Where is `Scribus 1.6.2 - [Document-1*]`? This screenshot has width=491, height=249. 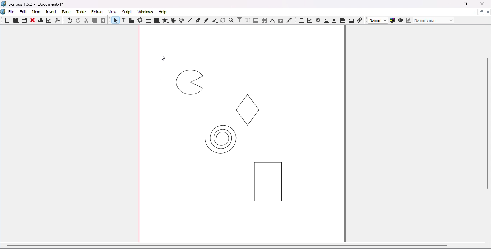
Scribus 1.6.2 - [Document-1*] is located at coordinates (36, 5).